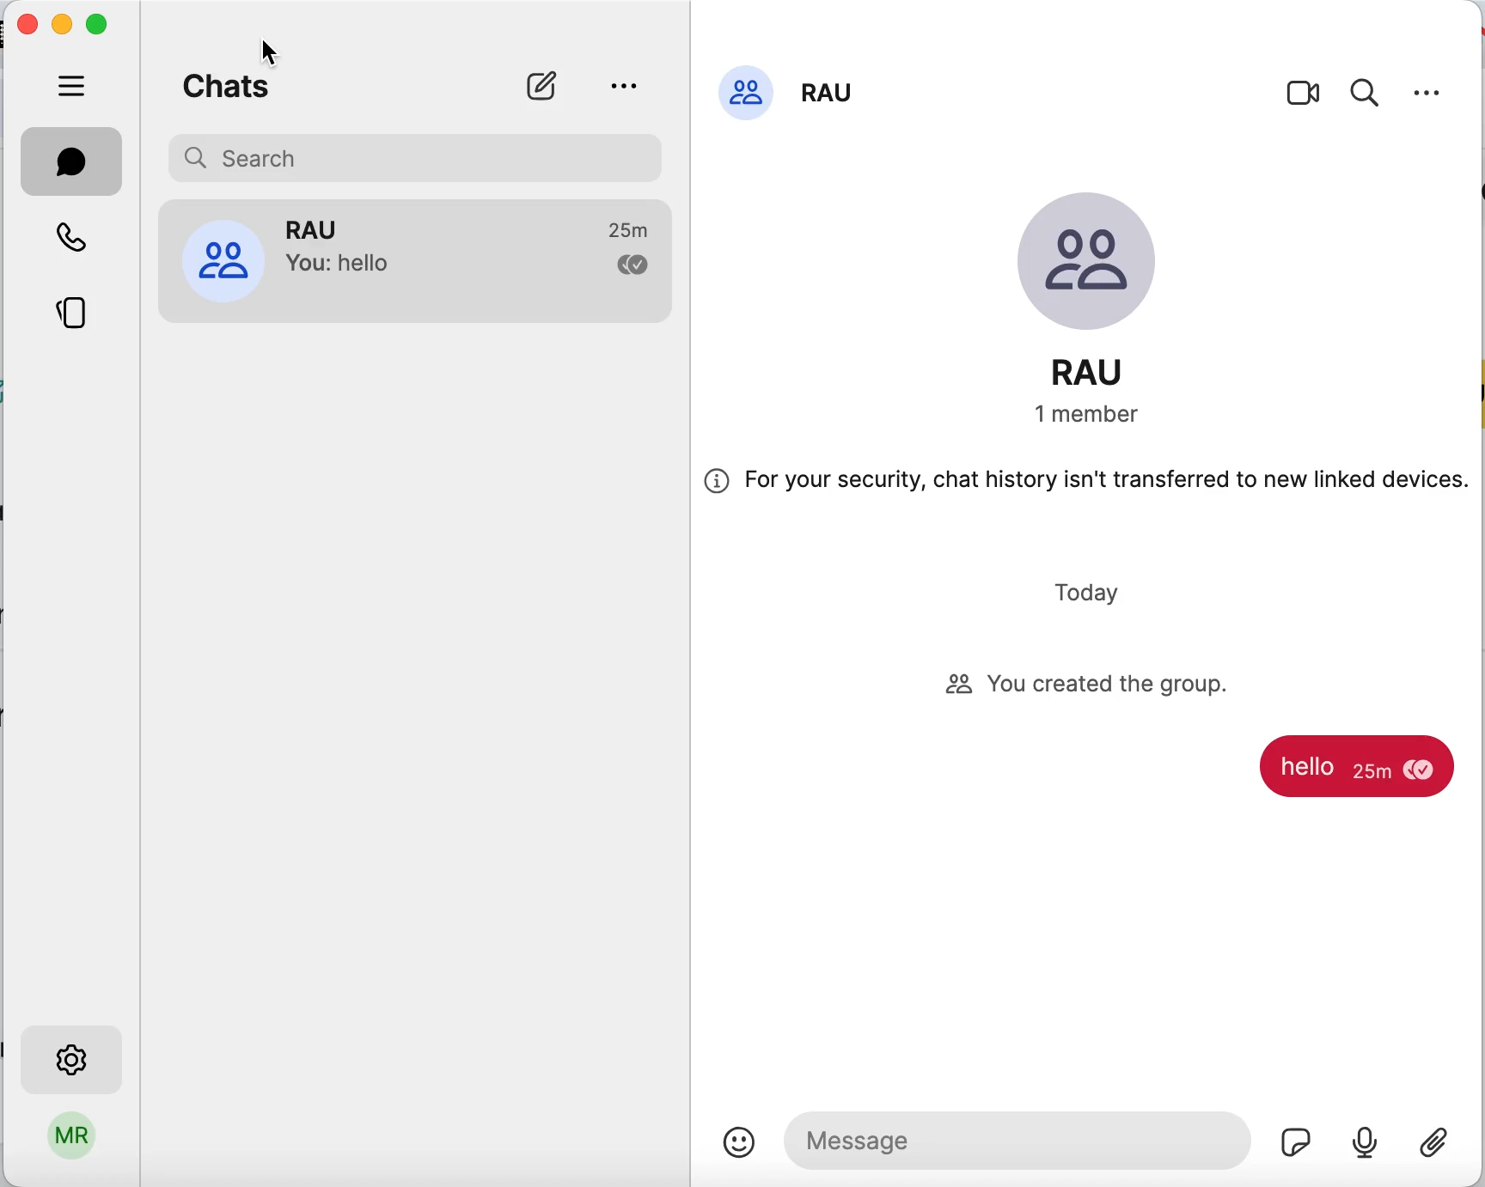  Describe the element at coordinates (101, 27) in the screenshot. I see `maximize` at that location.